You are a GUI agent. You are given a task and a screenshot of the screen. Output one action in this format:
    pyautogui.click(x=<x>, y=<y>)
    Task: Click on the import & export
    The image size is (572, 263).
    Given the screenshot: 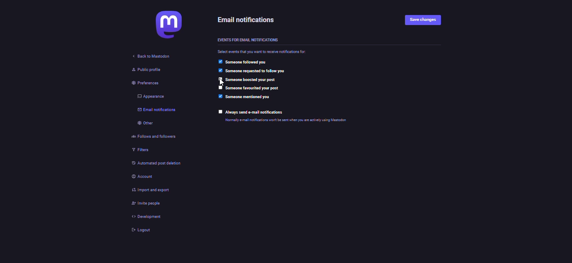 What is the action you would take?
    pyautogui.click(x=152, y=190)
    